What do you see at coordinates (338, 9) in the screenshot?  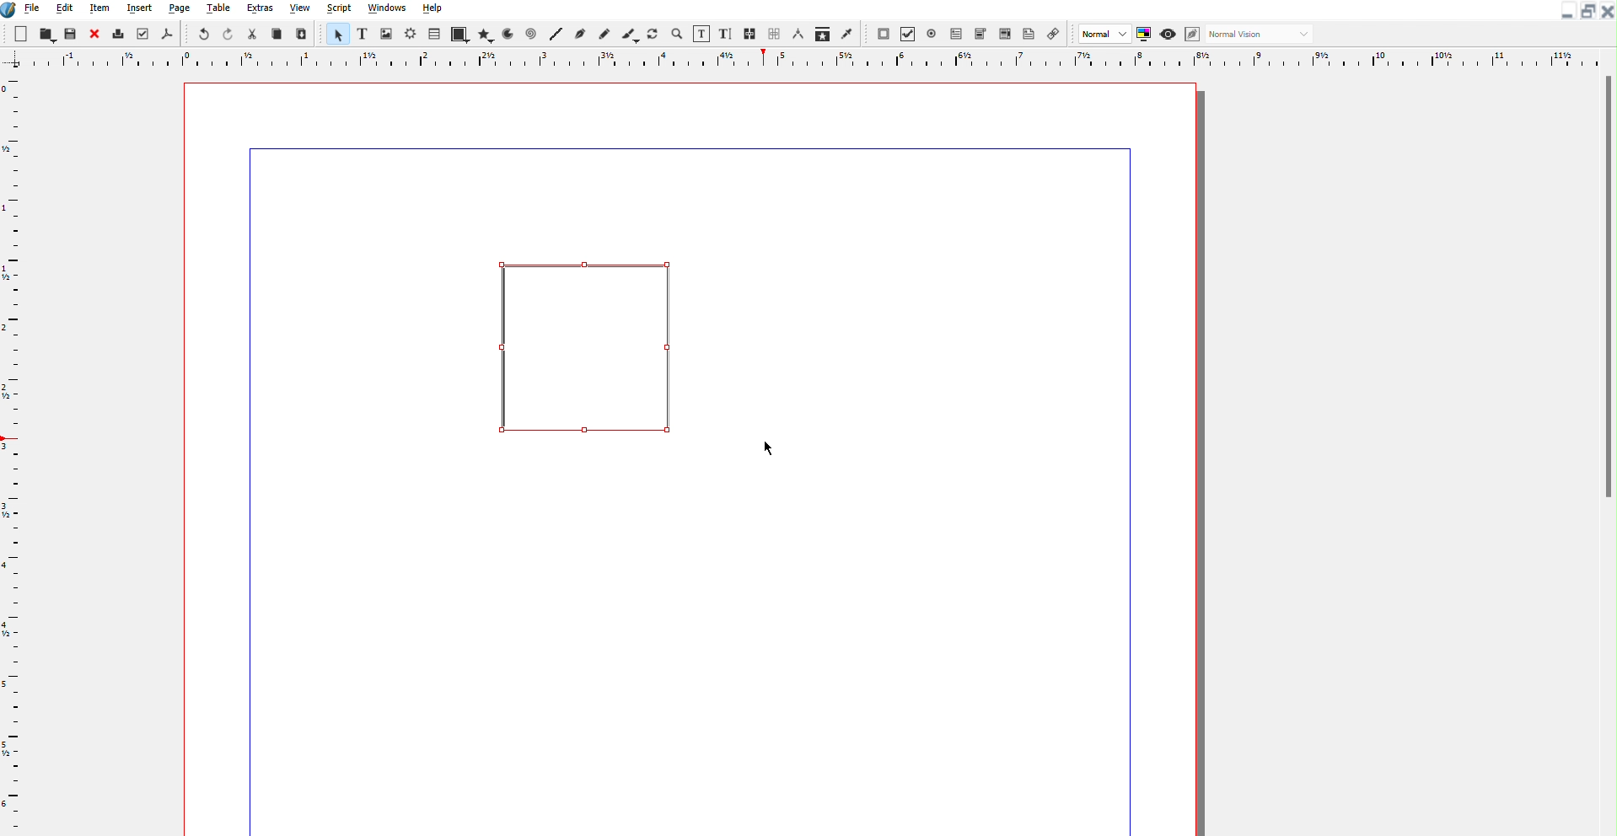 I see `Script` at bounding box center [338, 9].